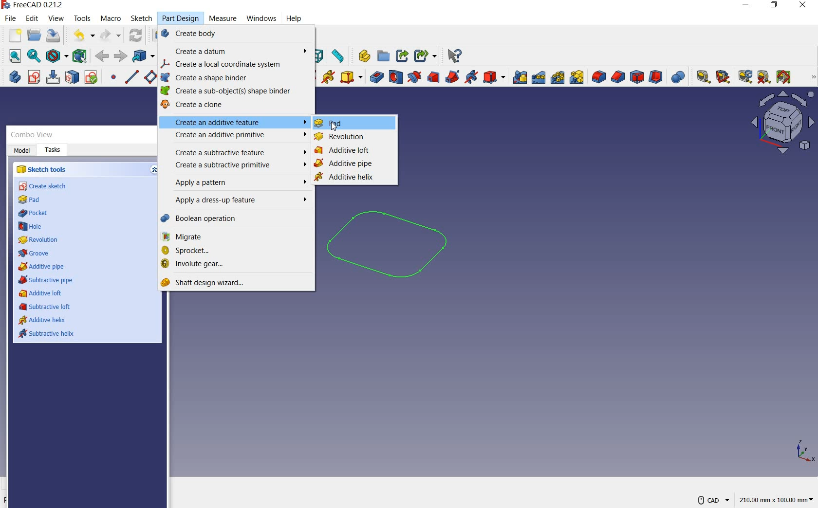 The width and height of the screenshot is (818, 508). I want to click on view, so click(56, 18).